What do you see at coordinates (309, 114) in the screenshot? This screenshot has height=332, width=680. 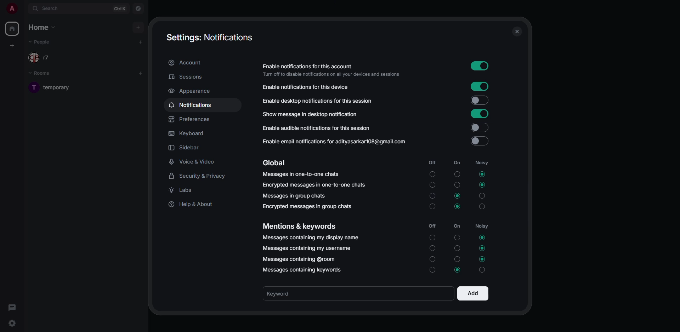 I see `show message in desktop notification` at bounding box center [309, 114].